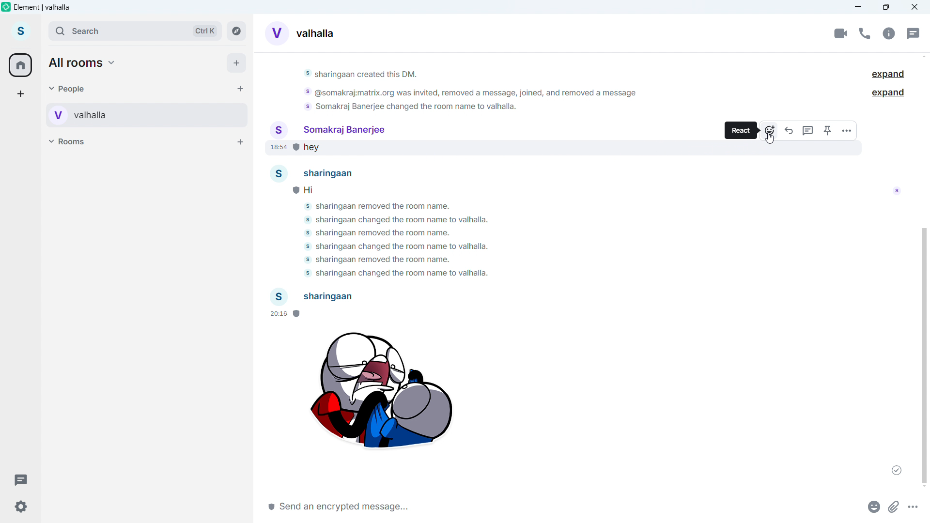 The image size is (930, 523). What do you see at coordinates (276, 149) in the screenshot?
I see `time of sending message` at bounding box center [276, 149].